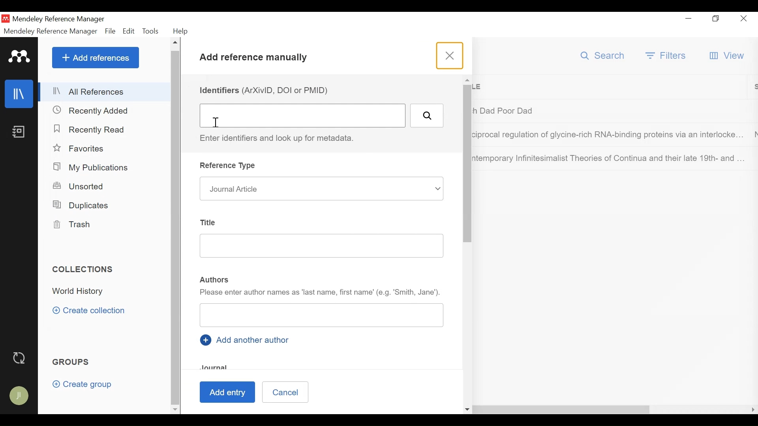  What do you see at coordinates (21, 132) in the screenshot?
I see `Notees` at bounding box center [21, 132].